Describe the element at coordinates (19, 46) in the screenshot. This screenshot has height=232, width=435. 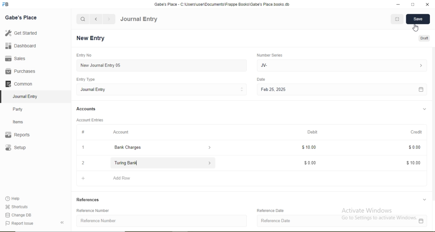
I see `Dashboard` at that location.